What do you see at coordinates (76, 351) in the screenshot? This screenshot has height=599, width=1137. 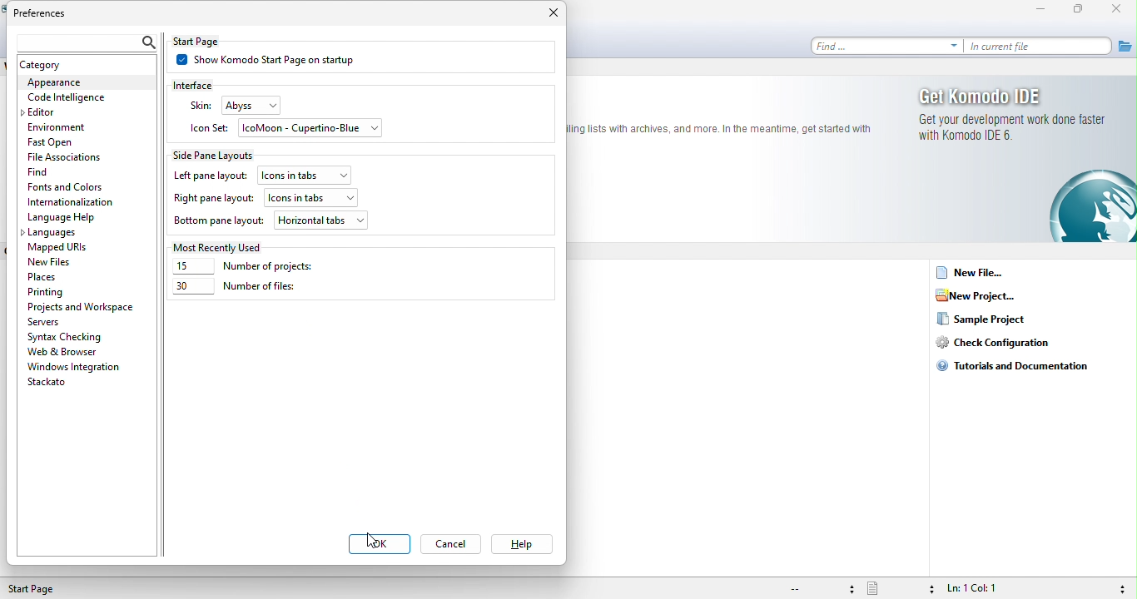 I see `web and browser` at bounding box center [76, 351].